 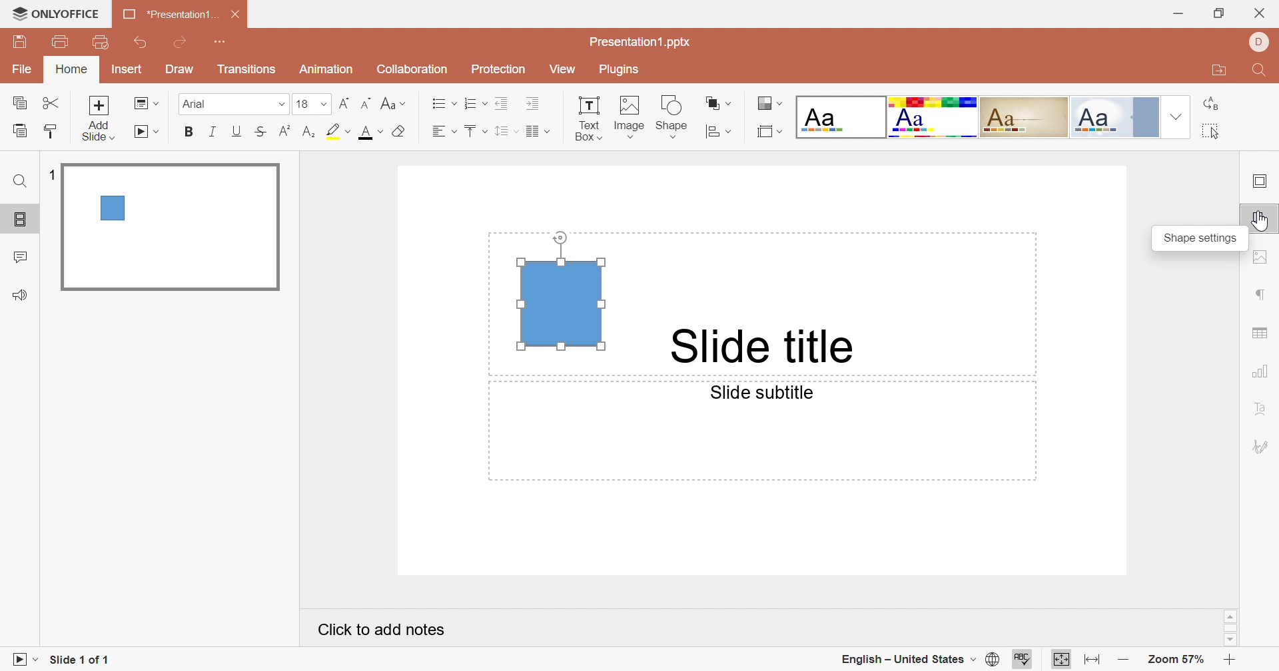 What do you see at coordinates (769, 341) in the screenshot?
I see `Slide title` at bounding box center [769, 341].